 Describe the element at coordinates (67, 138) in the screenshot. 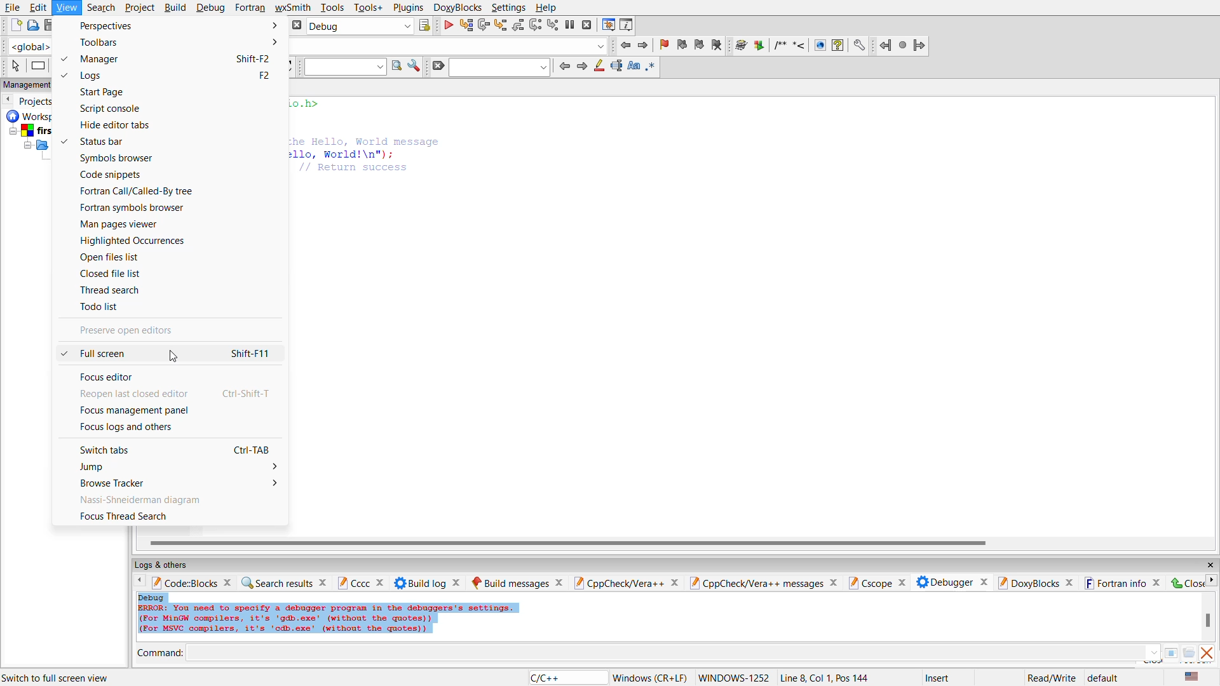

I see `check` at that location.